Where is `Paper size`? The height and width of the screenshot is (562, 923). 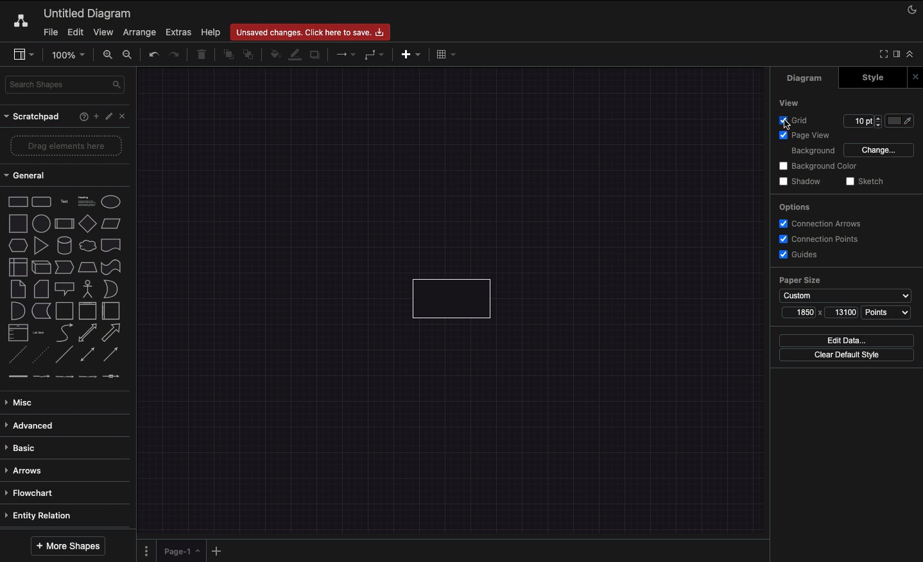 Paper size is located at coordinates (847, 289).